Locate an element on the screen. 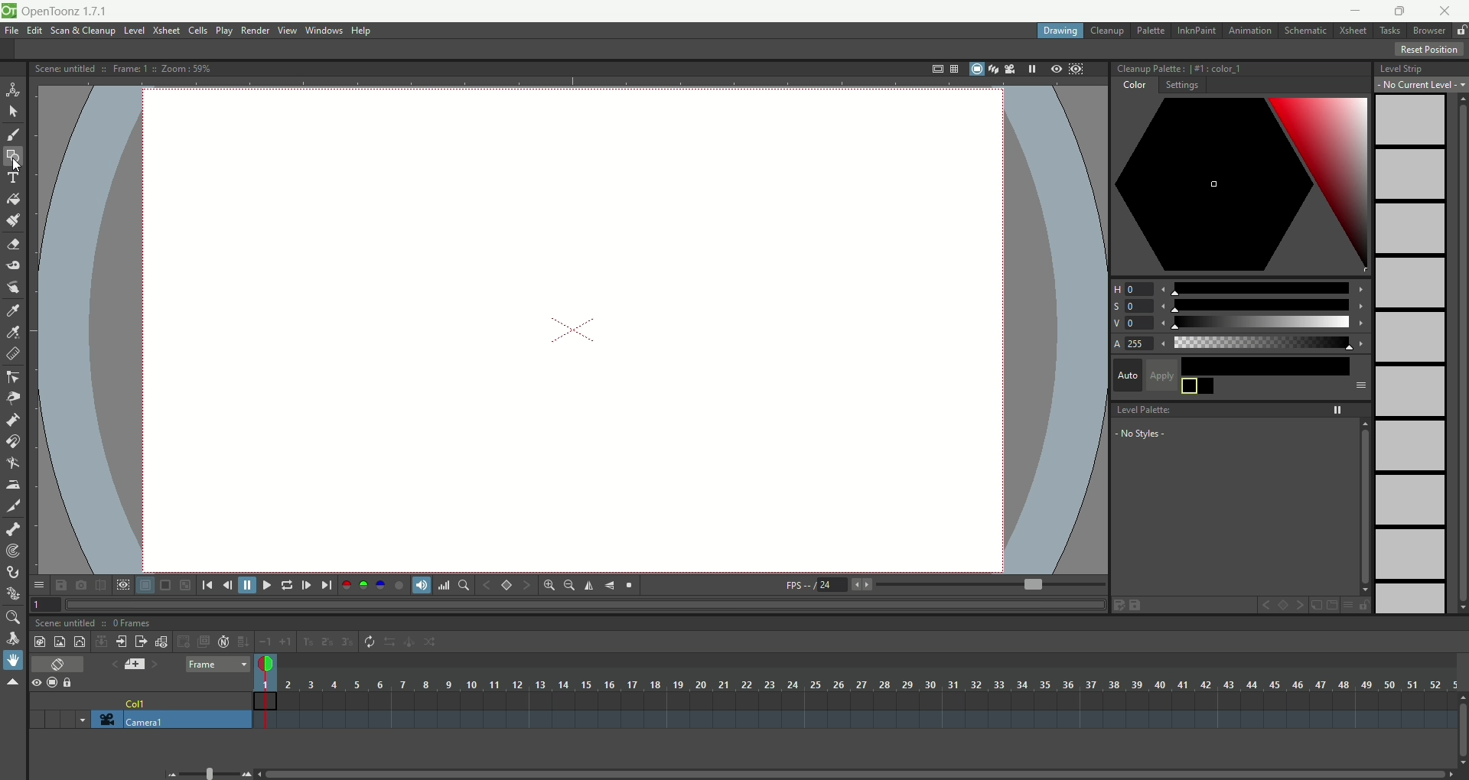 The width and height of the screenshot is (1469, 780). 3D view is located at coordinates (991, 70).